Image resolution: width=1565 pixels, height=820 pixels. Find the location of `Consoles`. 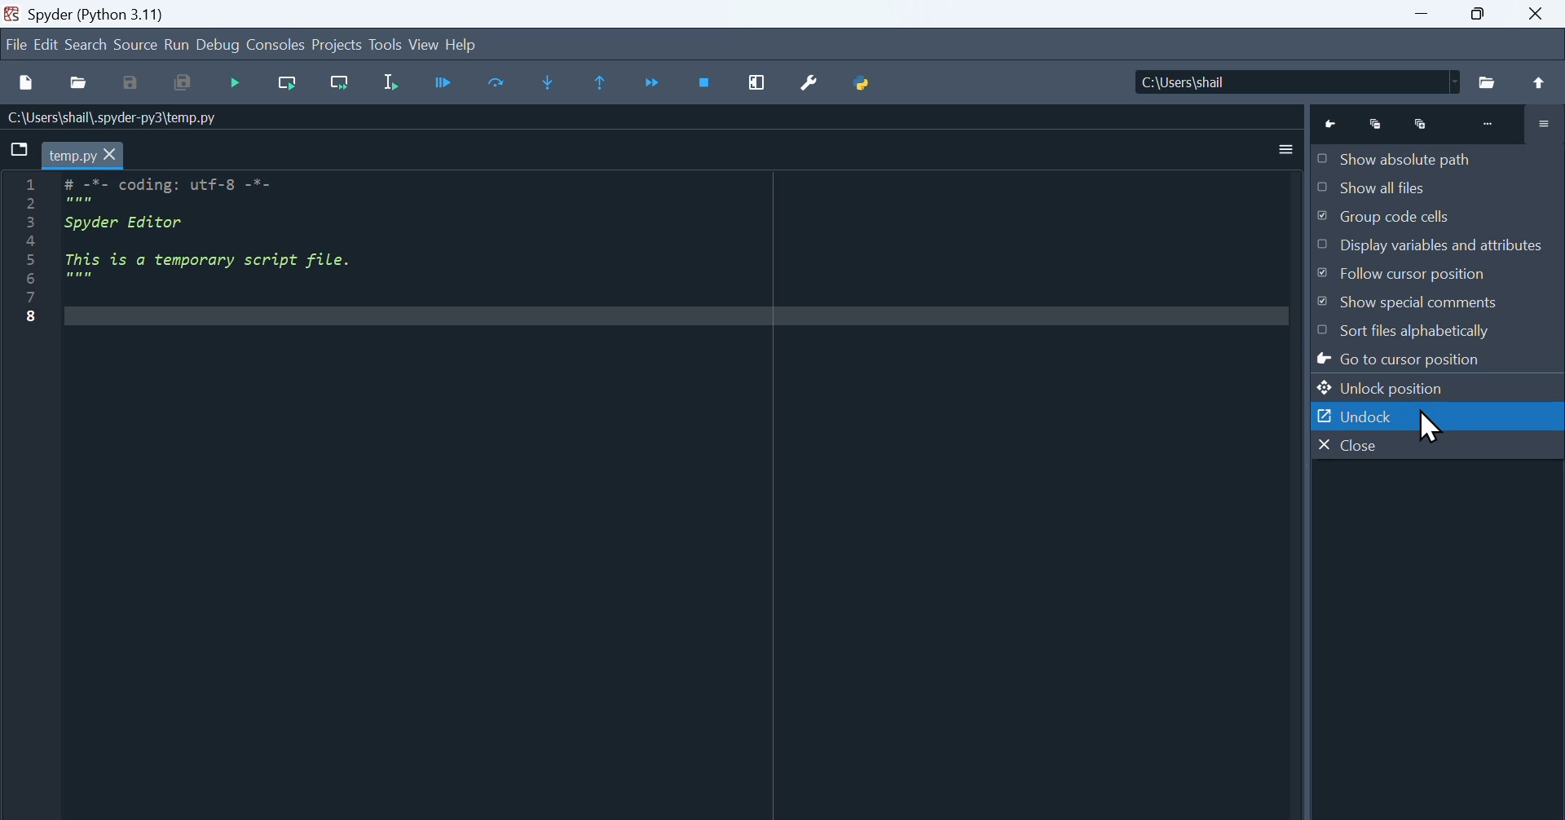

Consoles is located at coordinates (275, 43).